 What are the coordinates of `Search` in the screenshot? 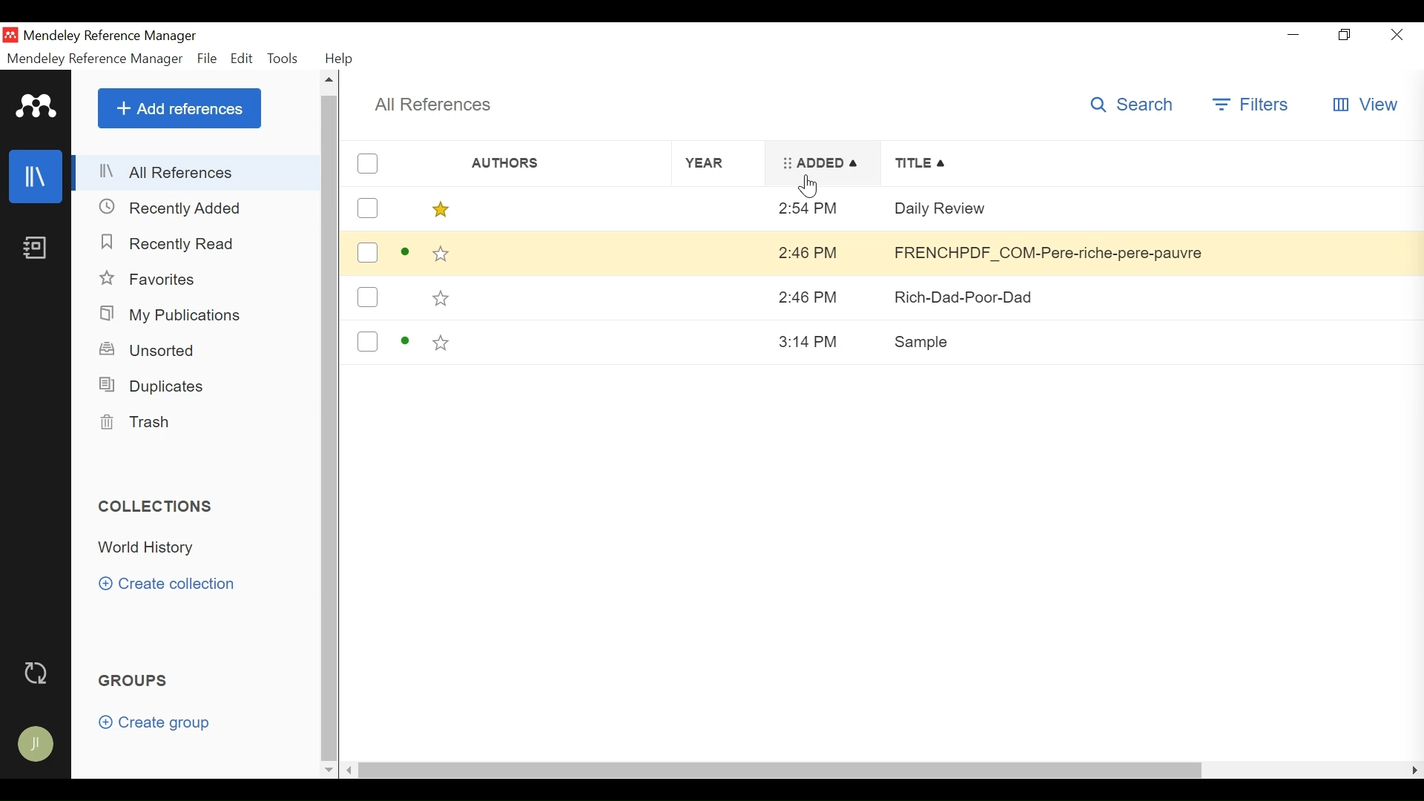 It's located at (1132, 104).